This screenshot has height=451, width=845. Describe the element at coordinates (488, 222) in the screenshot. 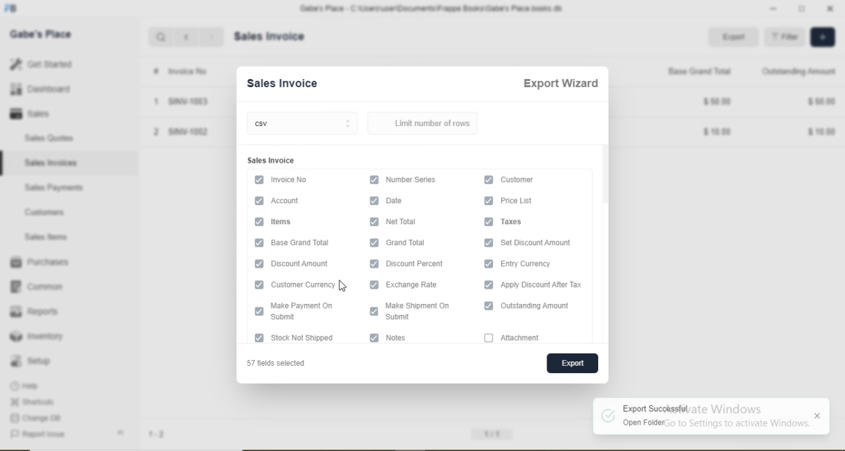

I see `checkbox` at that location.